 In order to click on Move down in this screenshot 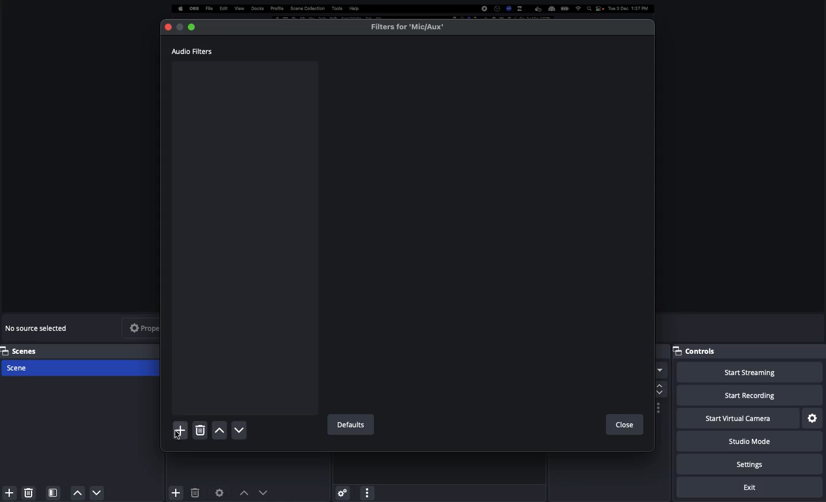, I will do `click(264, 492)`.